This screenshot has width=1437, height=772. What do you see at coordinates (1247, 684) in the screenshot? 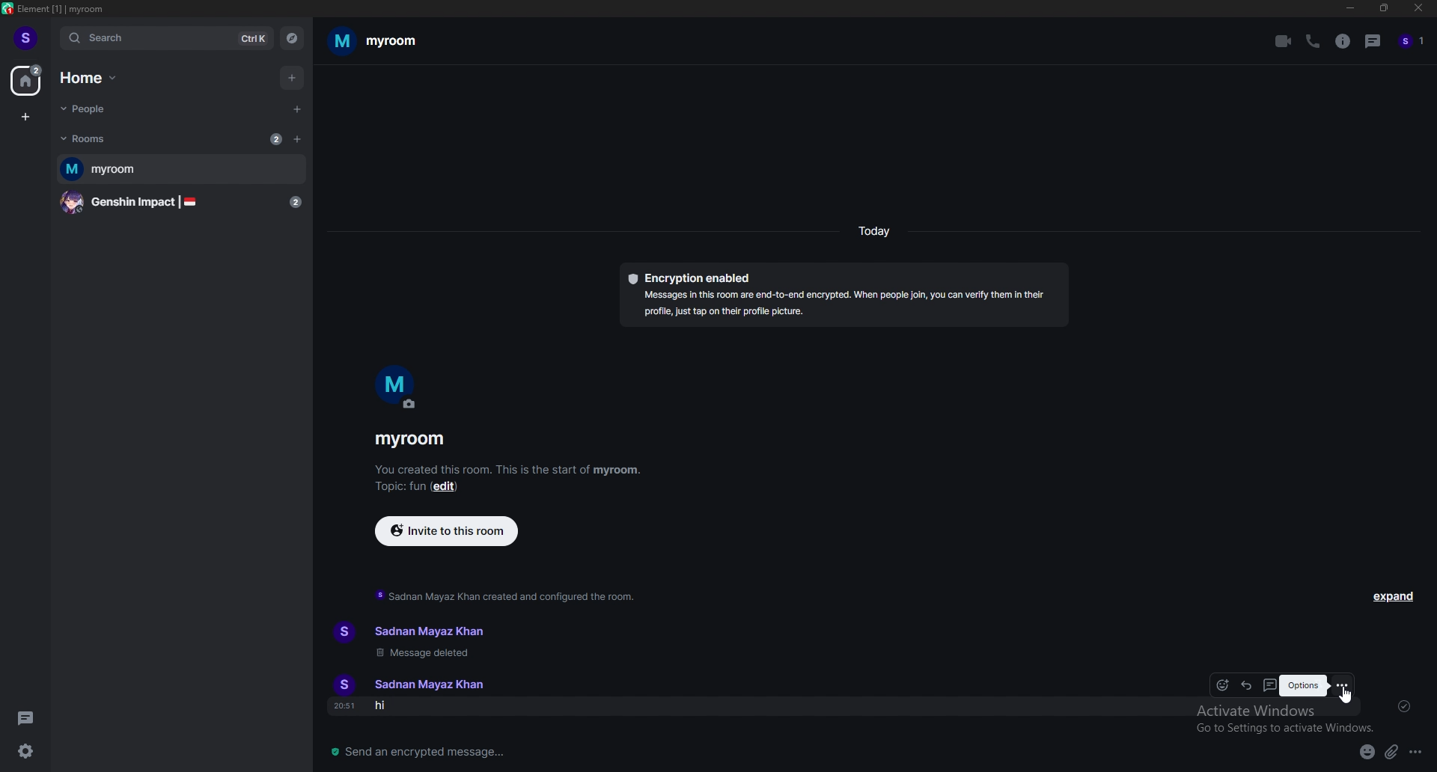
I see `reply` at bounding box center [1247, 684].